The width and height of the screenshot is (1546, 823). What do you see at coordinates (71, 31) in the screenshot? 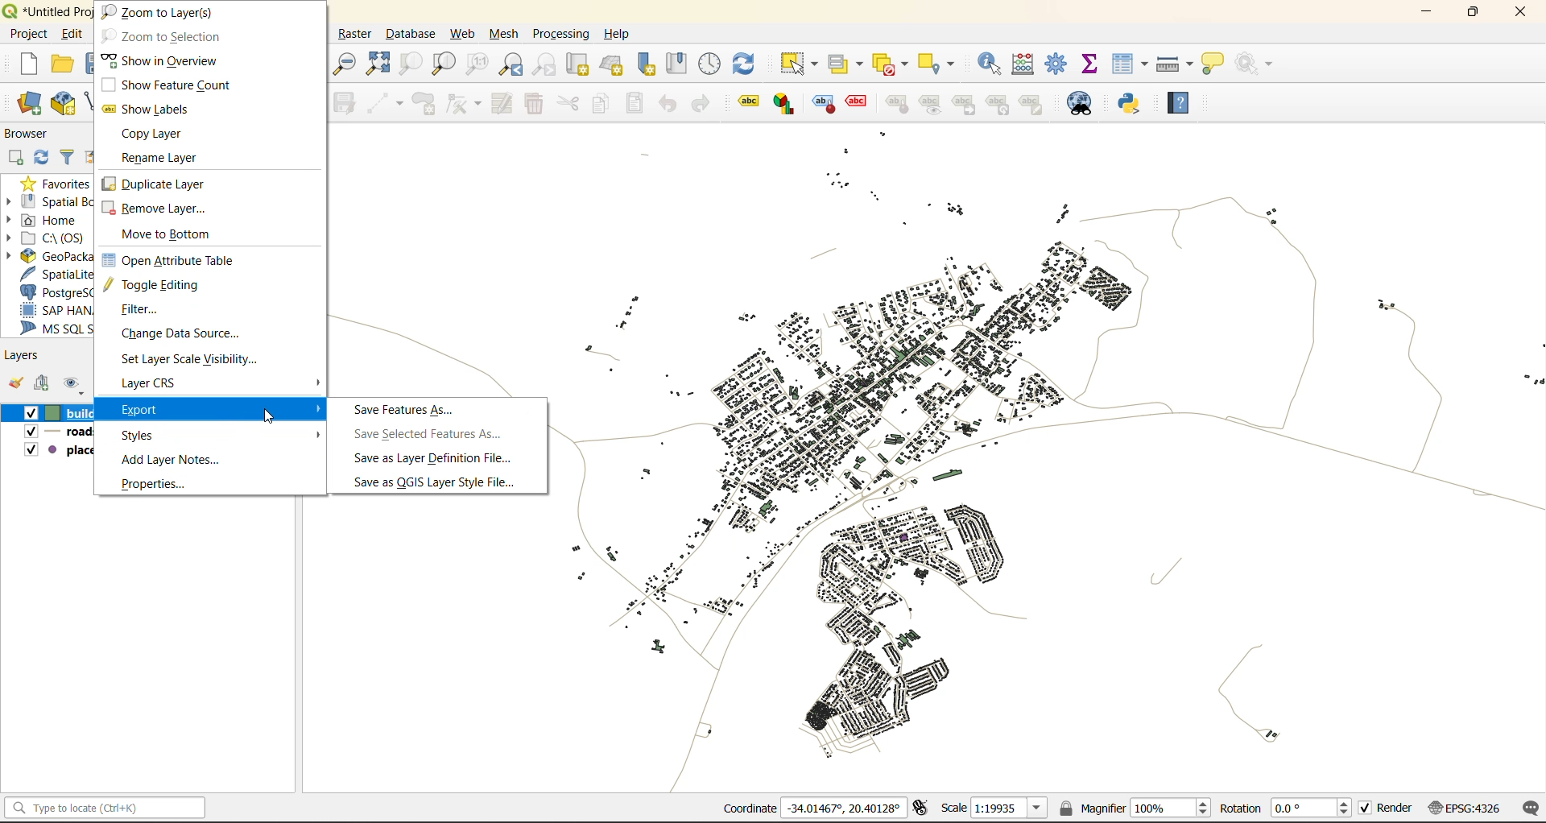
I see `Edit` at bounding box center [71, 31].